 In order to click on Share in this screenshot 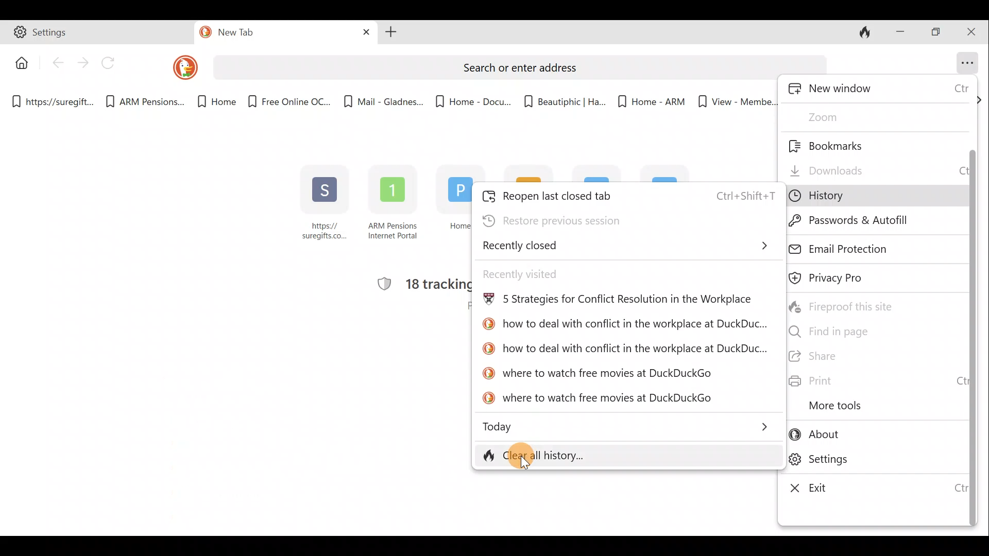, I will do `click(873, 357)`.